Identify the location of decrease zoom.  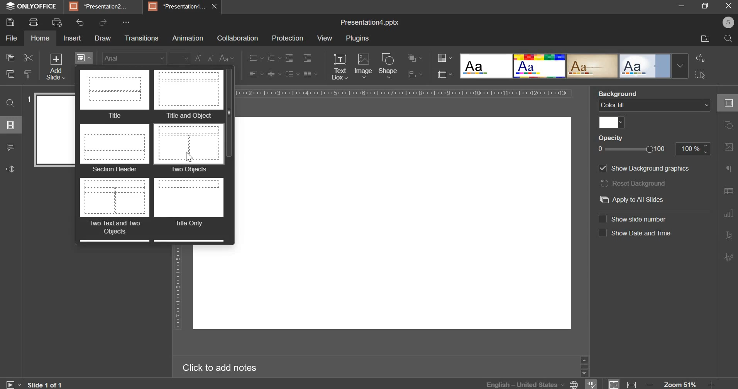
(651, 384).